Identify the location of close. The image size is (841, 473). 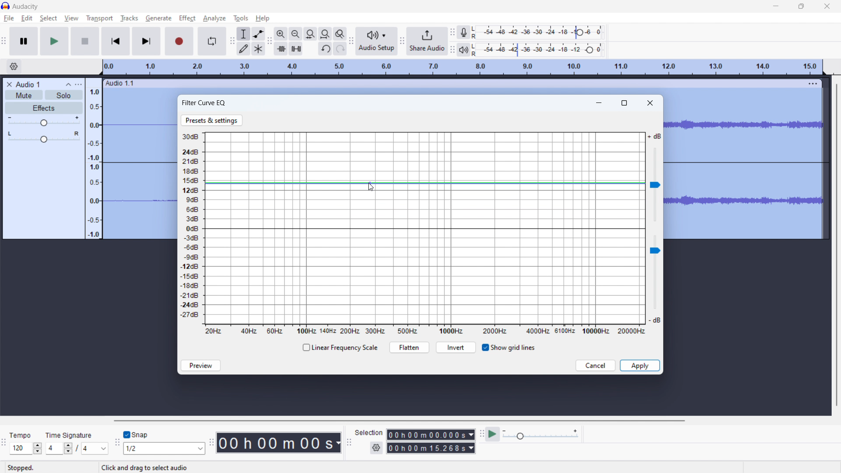
(650, 102).